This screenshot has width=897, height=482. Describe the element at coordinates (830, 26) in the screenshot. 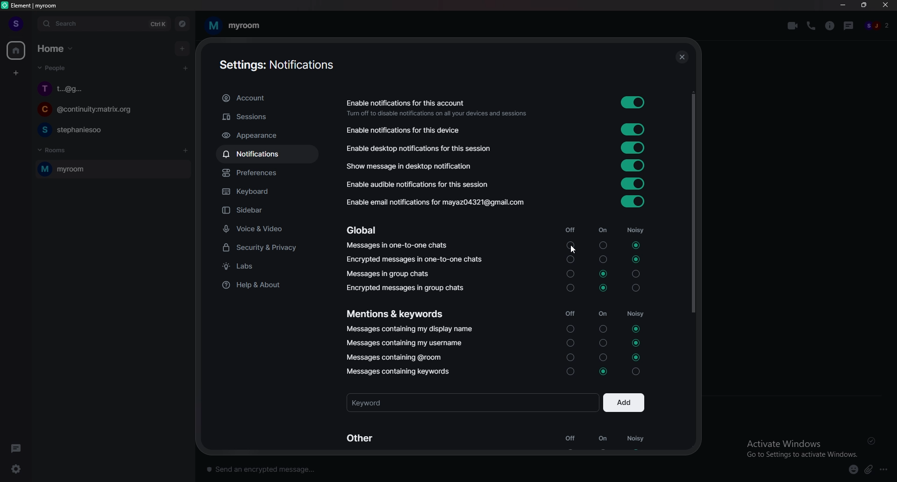

I see `room info` at that location.